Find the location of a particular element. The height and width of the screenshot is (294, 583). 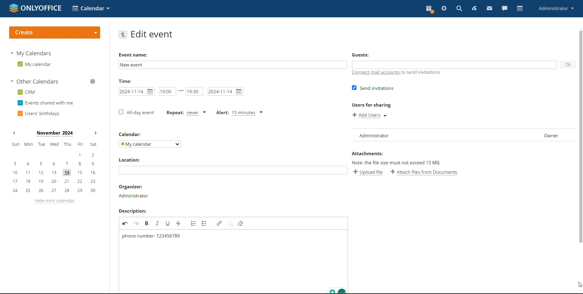

manage is located at coordinates (93, 82).